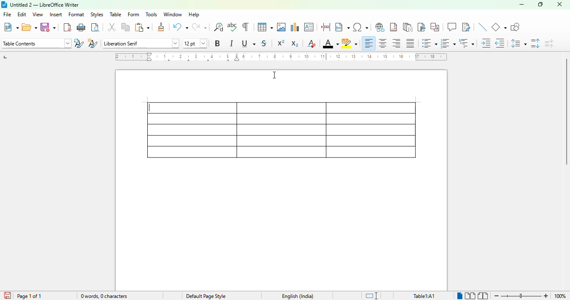 This screenshot has height=300, width=570. Describe the element at coordinates (141, 27) in the screenshot. I see `paste` at that location.